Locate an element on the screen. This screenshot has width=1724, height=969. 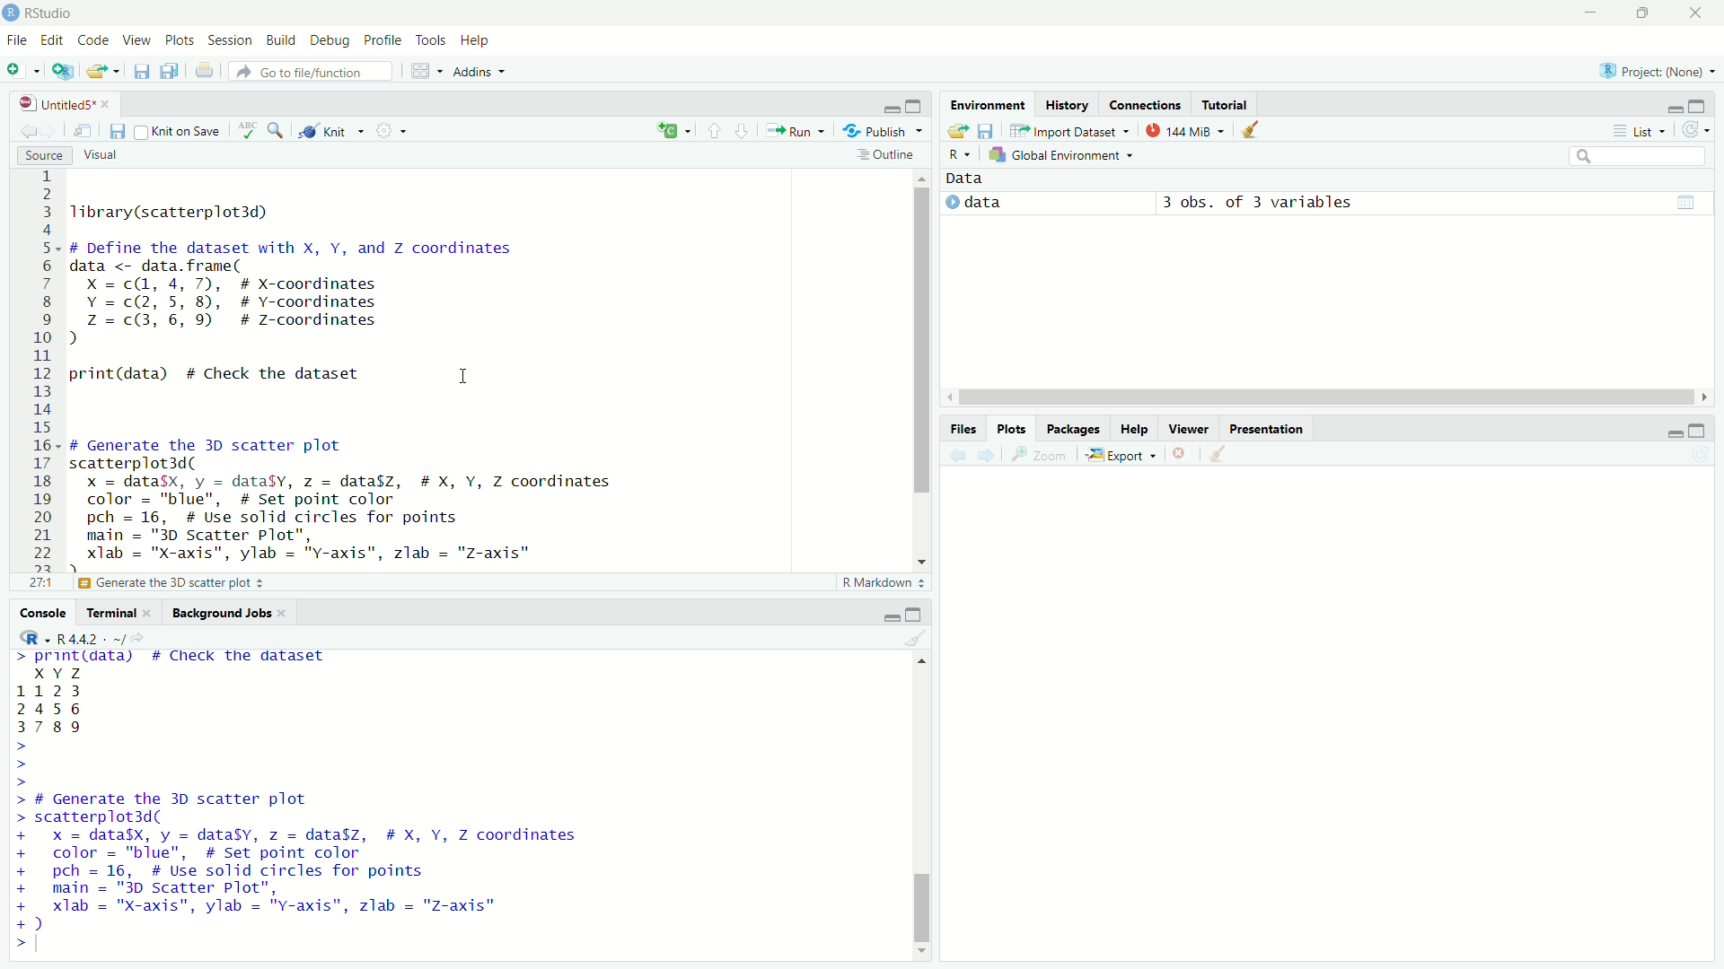
empty plot area is located at coordinates (1354, 717).